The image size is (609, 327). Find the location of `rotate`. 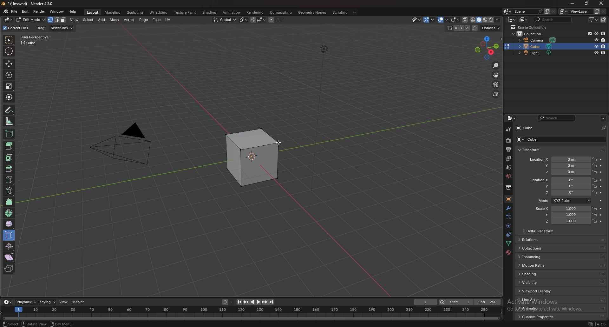

rotate is located at coordinates (9, 75).